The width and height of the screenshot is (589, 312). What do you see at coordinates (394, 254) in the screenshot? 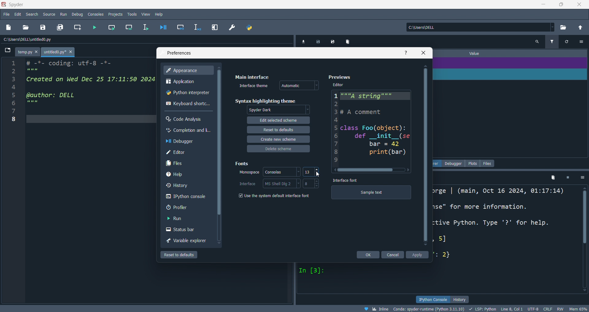
I see `cancel` at bounding box center [394, 254].